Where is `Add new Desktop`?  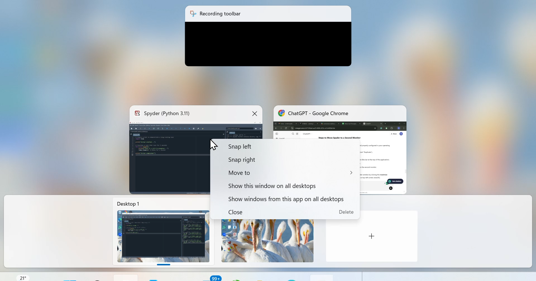 Add new Desktop is located at coordinates (372, 236).